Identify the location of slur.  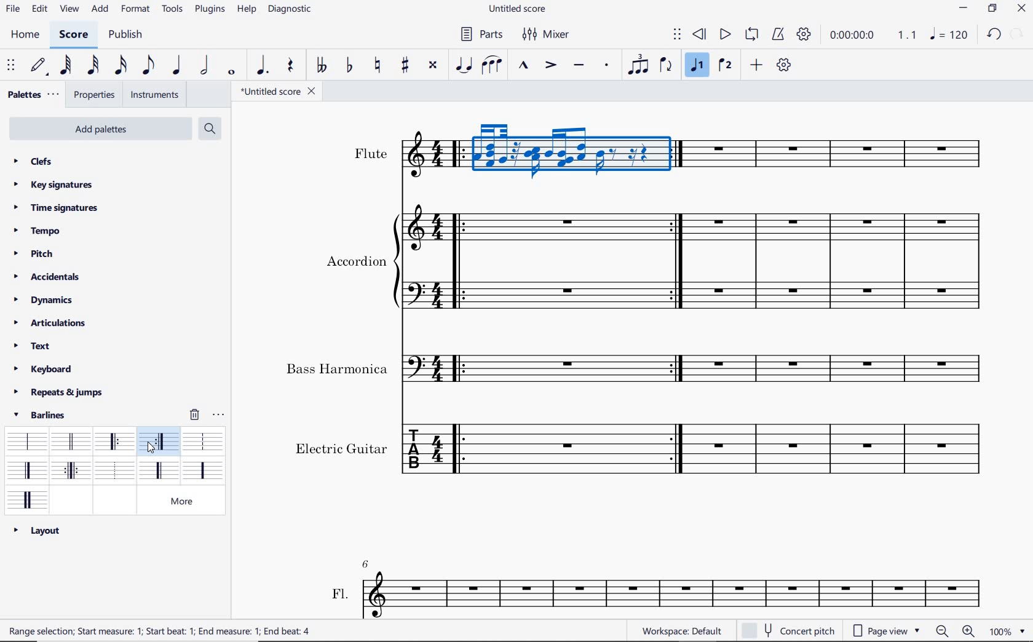
(492, 66).